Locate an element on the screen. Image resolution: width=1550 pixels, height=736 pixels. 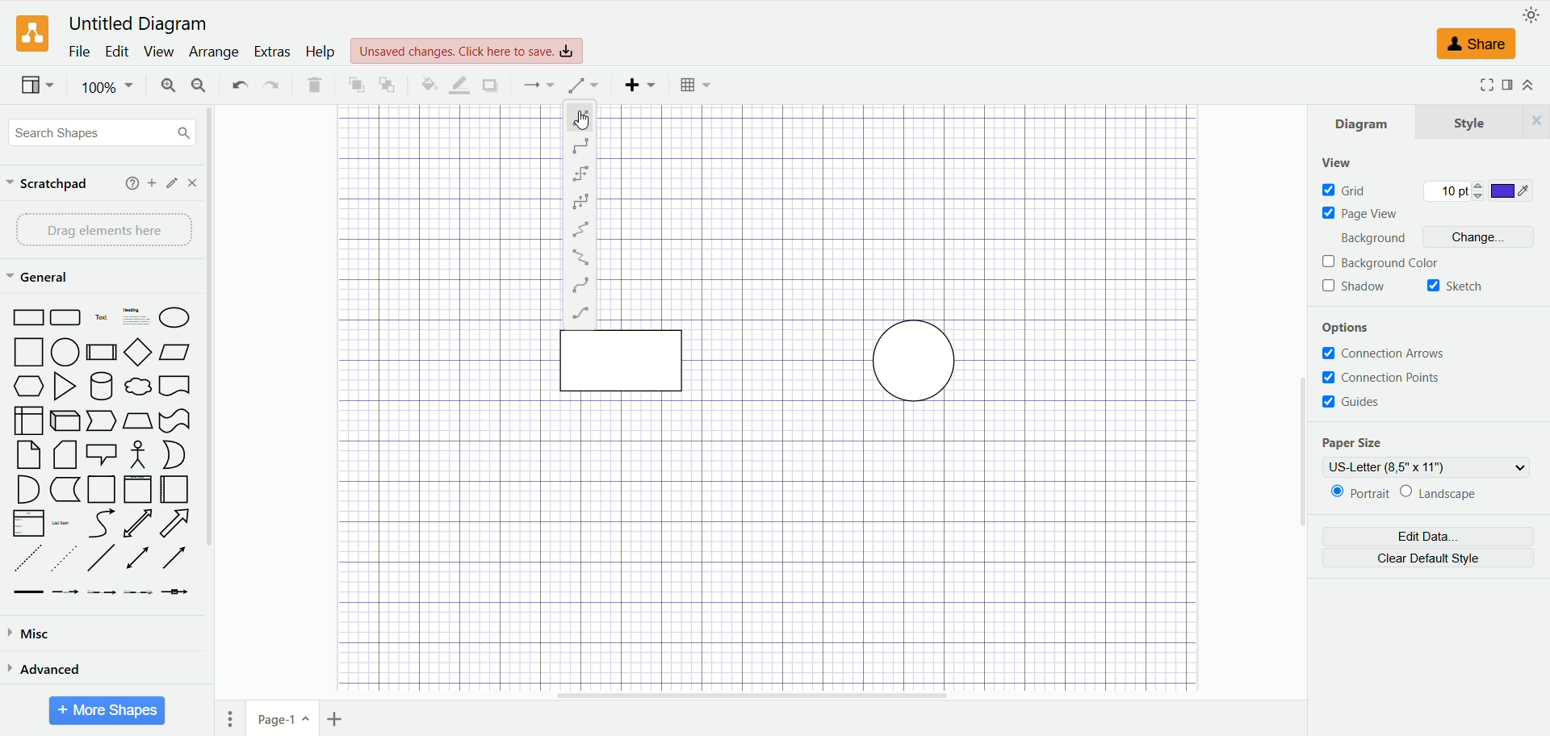
Horizontal Page is located at coordinates (175, 491).